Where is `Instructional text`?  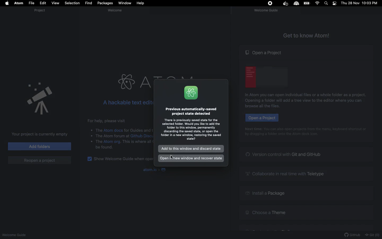 Instructional text is located at coordinates (281, 135).